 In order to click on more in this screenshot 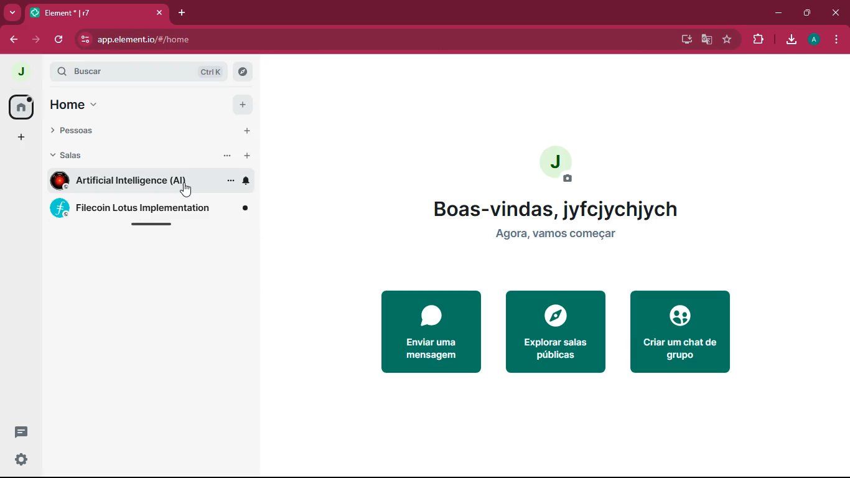, I will do `click(226, 156)`.